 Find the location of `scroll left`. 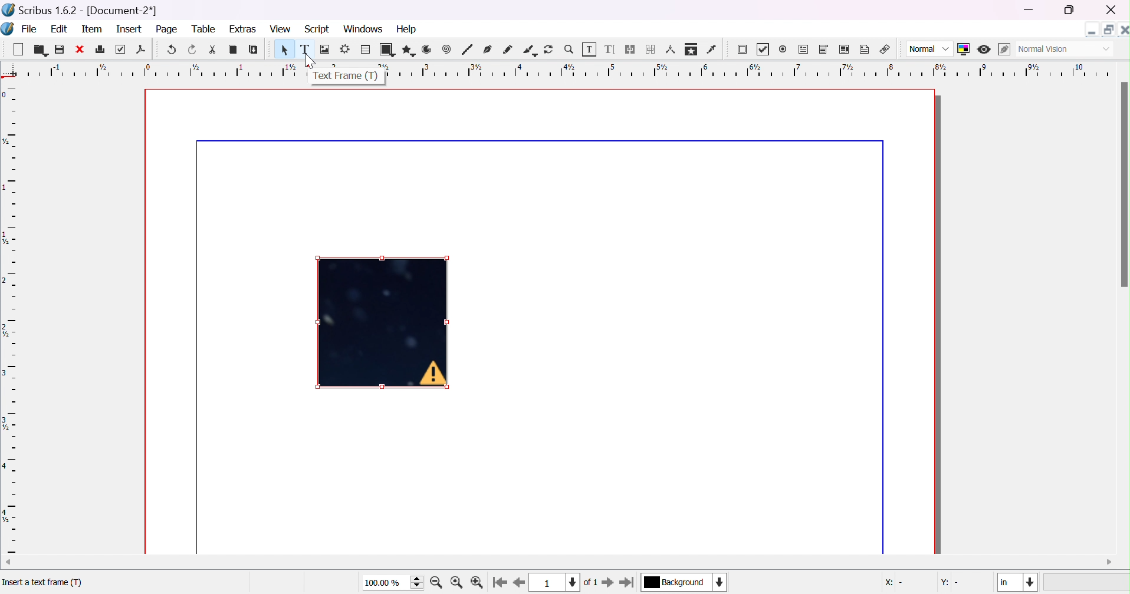

scroll left is located at coordinates (7, 561).